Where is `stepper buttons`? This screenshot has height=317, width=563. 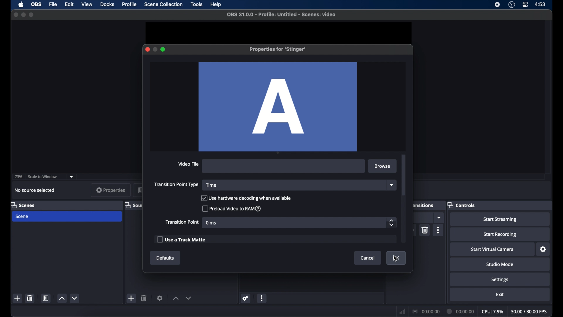 stepper buttons is located at coordinates (391, 223).